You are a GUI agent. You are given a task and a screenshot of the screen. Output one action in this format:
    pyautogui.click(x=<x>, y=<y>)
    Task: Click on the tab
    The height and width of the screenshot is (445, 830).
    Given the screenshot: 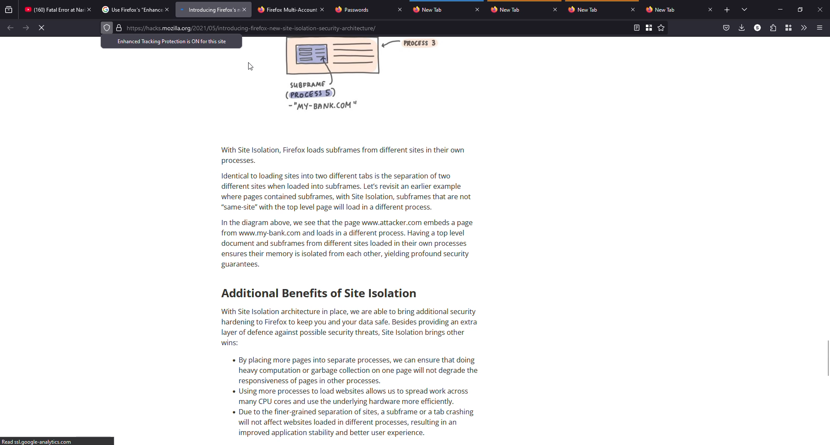 What is the action you would take?
    pyautogui.click(x=286, y=10)
    